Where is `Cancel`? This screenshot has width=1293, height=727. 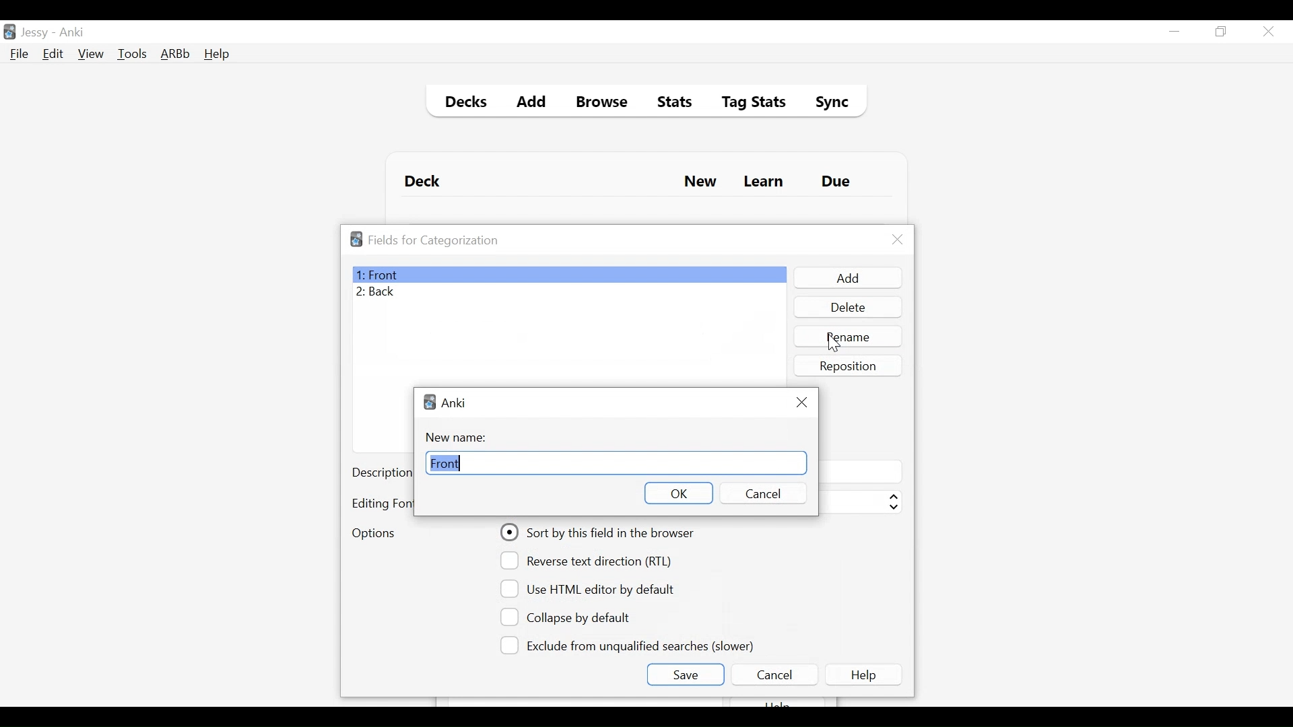 Cancel is located at coordinates (761, 493).